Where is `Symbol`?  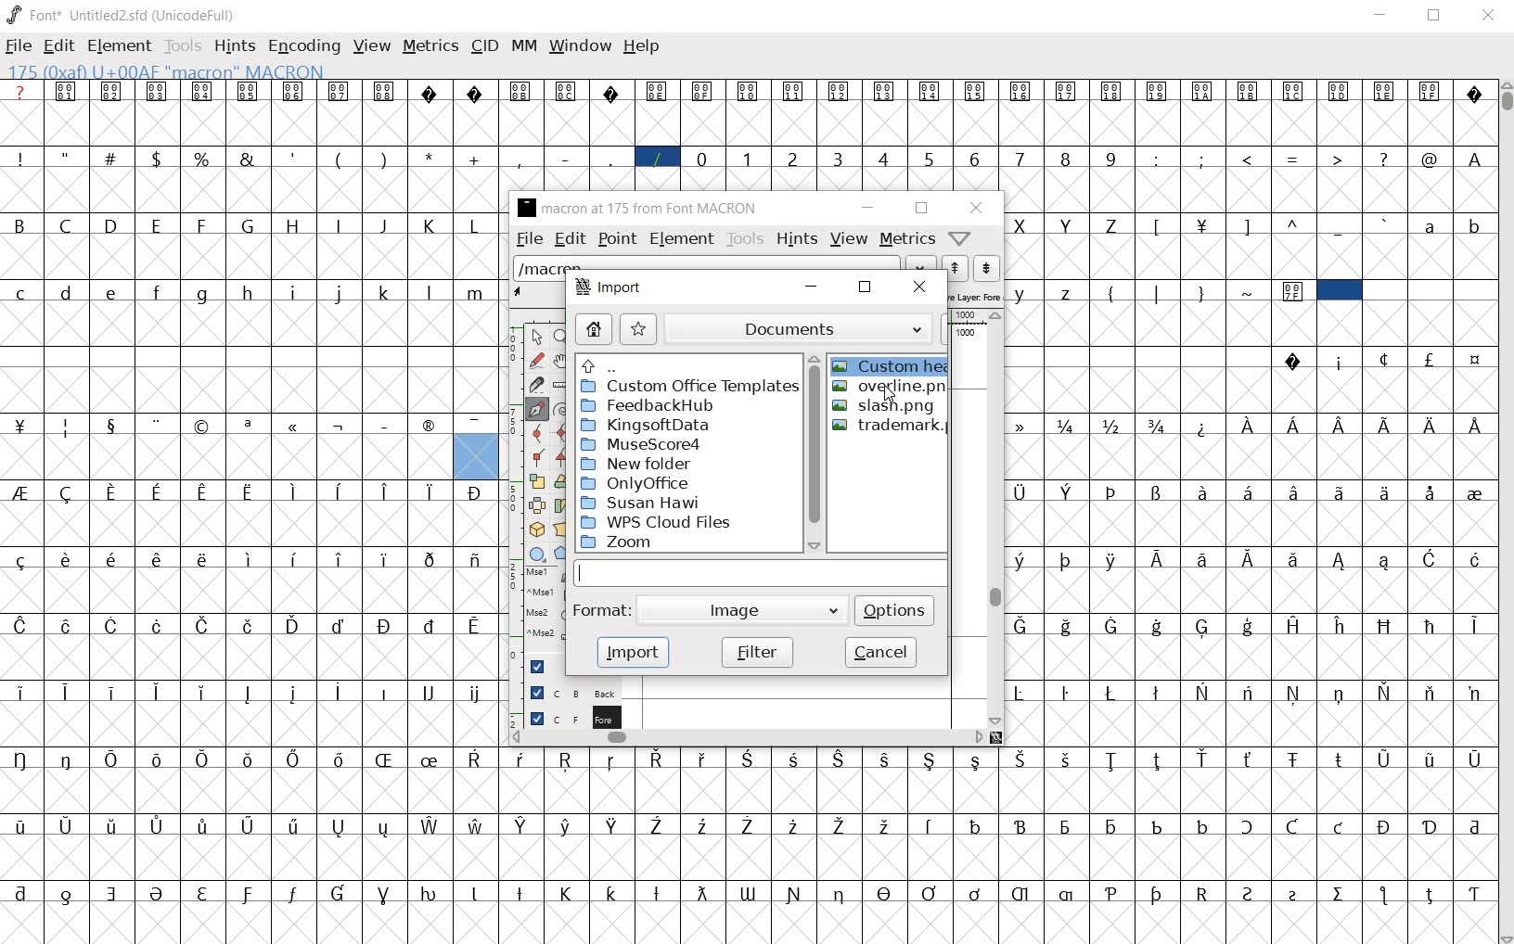
Symbol is located at coordinates (388, 759).